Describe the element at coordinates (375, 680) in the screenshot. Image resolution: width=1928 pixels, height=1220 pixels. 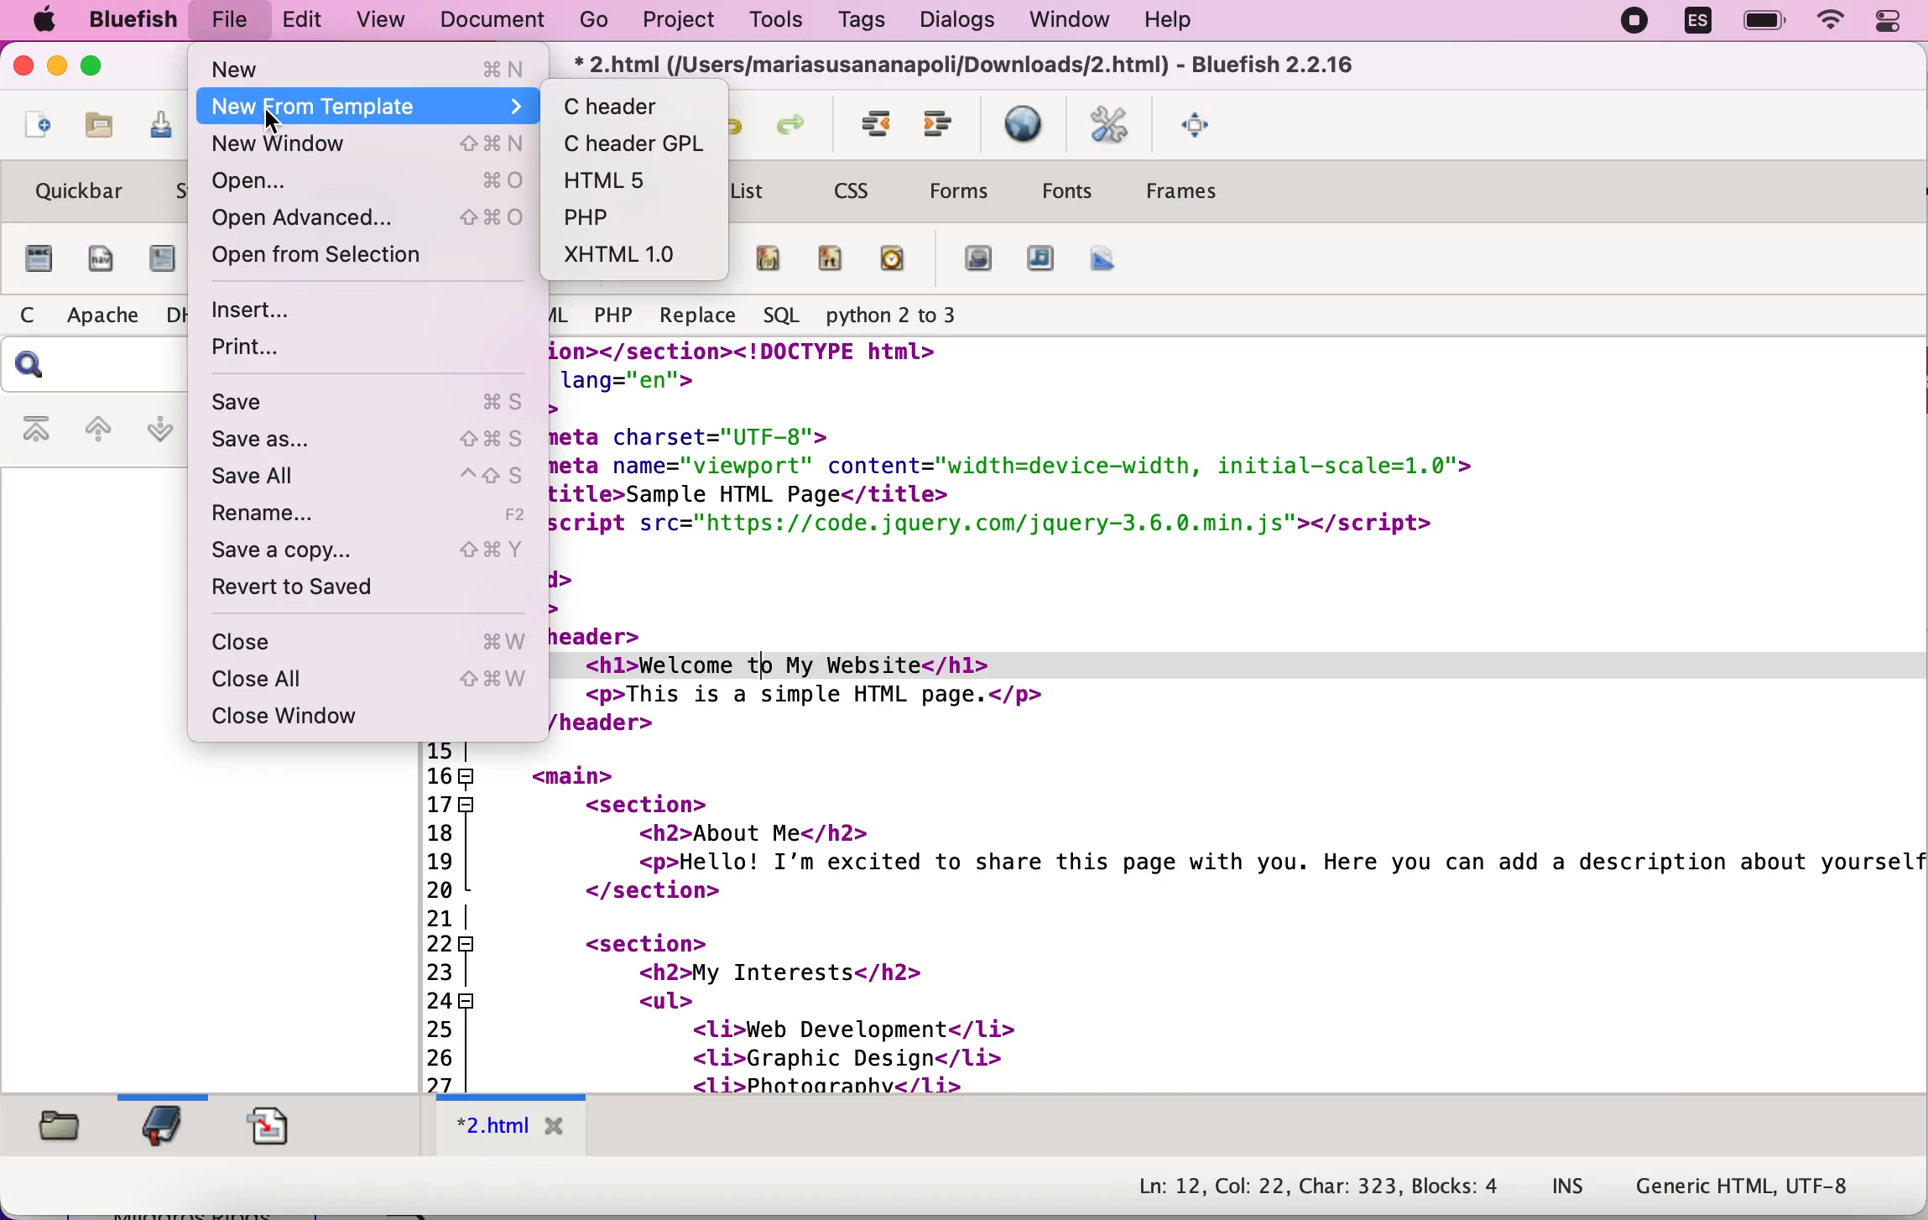
I see `close all` at that location.